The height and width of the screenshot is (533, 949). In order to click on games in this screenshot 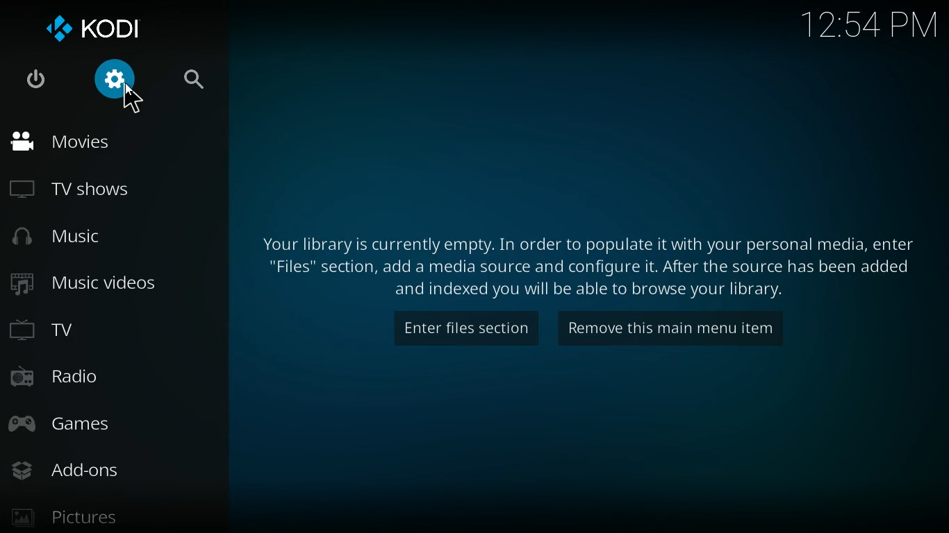, I will do `click(106, 427)`.